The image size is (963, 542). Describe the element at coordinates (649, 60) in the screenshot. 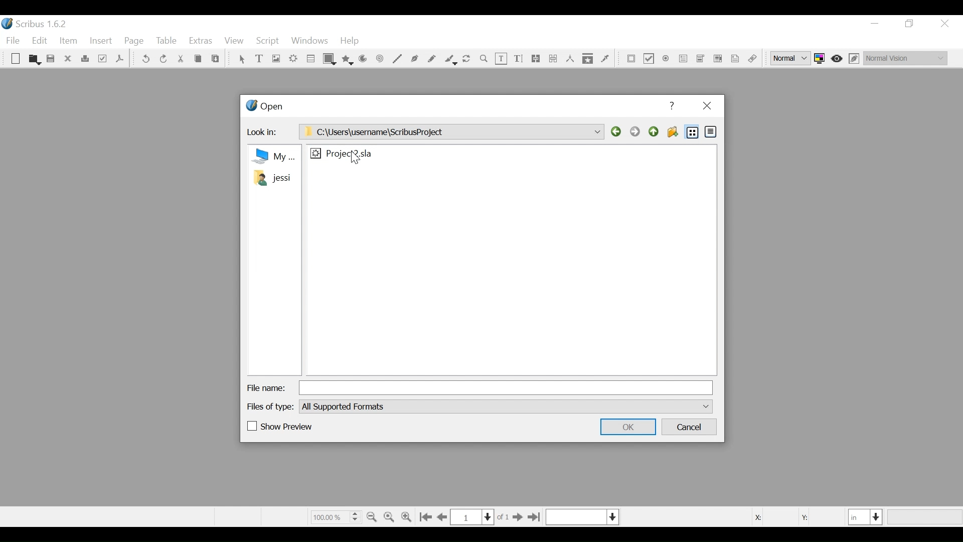

I see `PDF Check Box` at that location.